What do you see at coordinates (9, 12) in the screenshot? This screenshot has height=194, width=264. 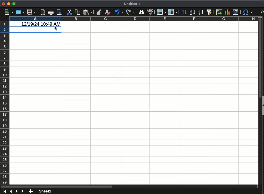 I see `new` at bounding box center [9, 12].